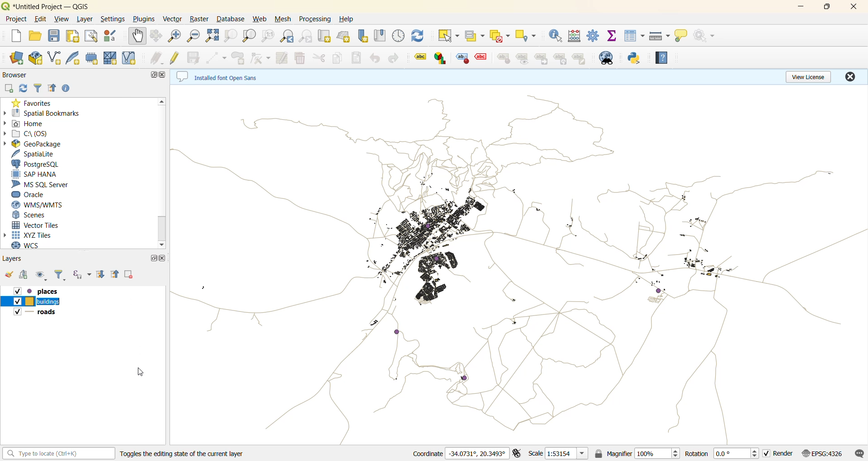  Describe the element at coordinates (607, 58) in the screenshot. I see `metasearch` at that location.